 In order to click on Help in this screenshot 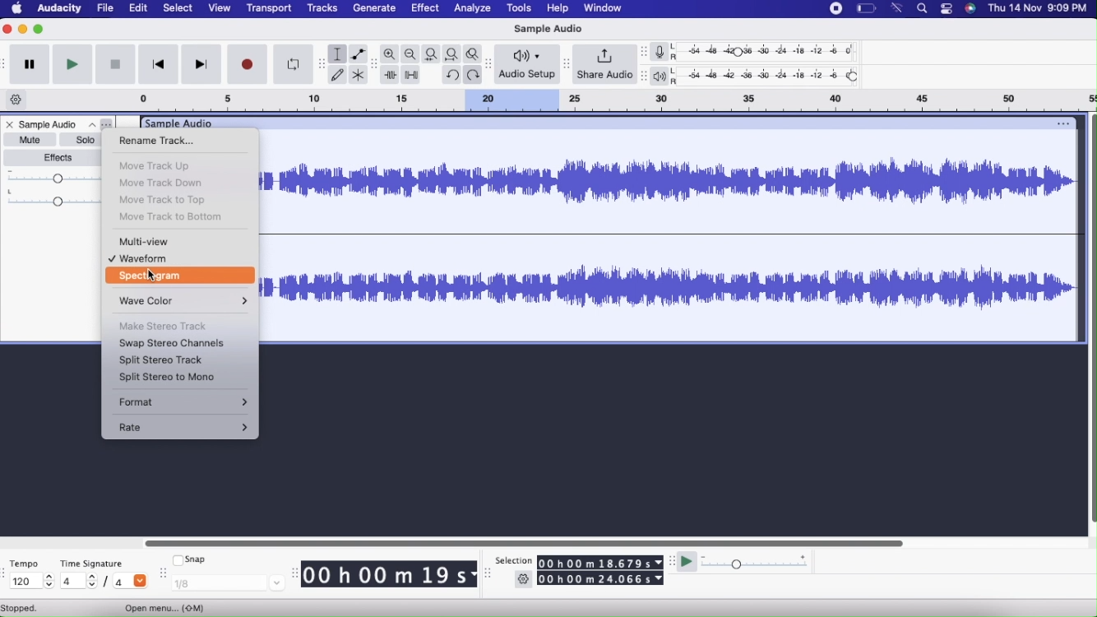, I will do `click(558, 8)`.